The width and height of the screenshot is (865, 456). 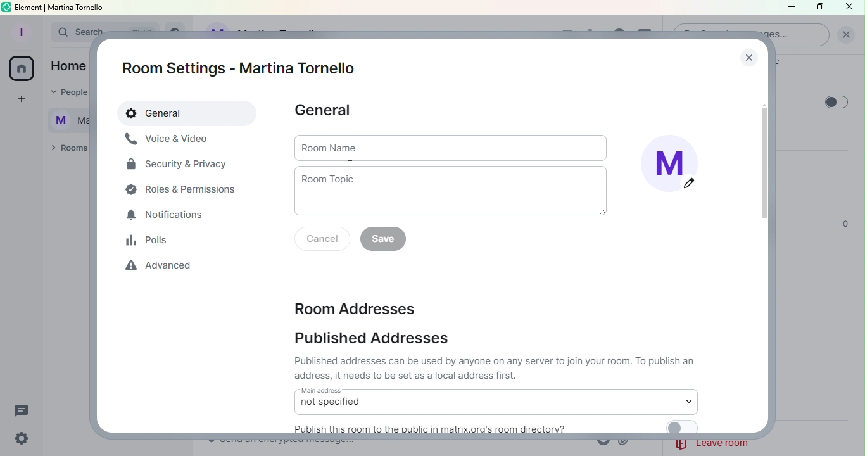 I want to click on Roles and permissions, so click(x=184, y=189).